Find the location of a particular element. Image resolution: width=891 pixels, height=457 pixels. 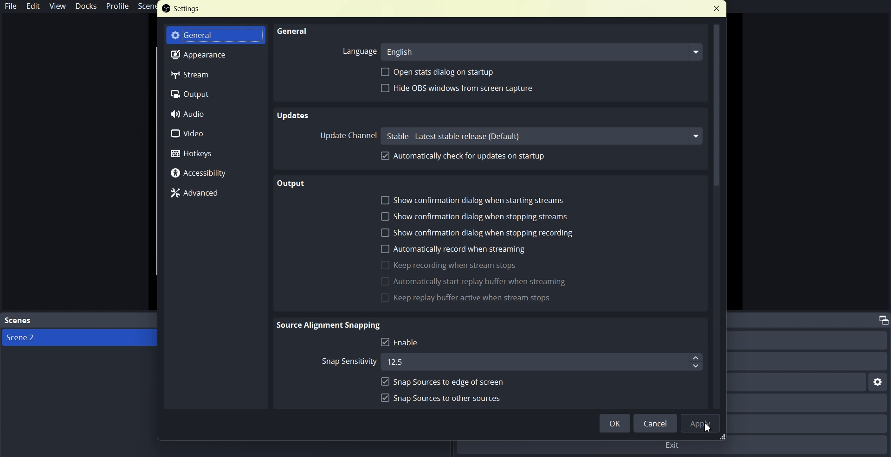

Advanced is located at coordinates (215, 192).